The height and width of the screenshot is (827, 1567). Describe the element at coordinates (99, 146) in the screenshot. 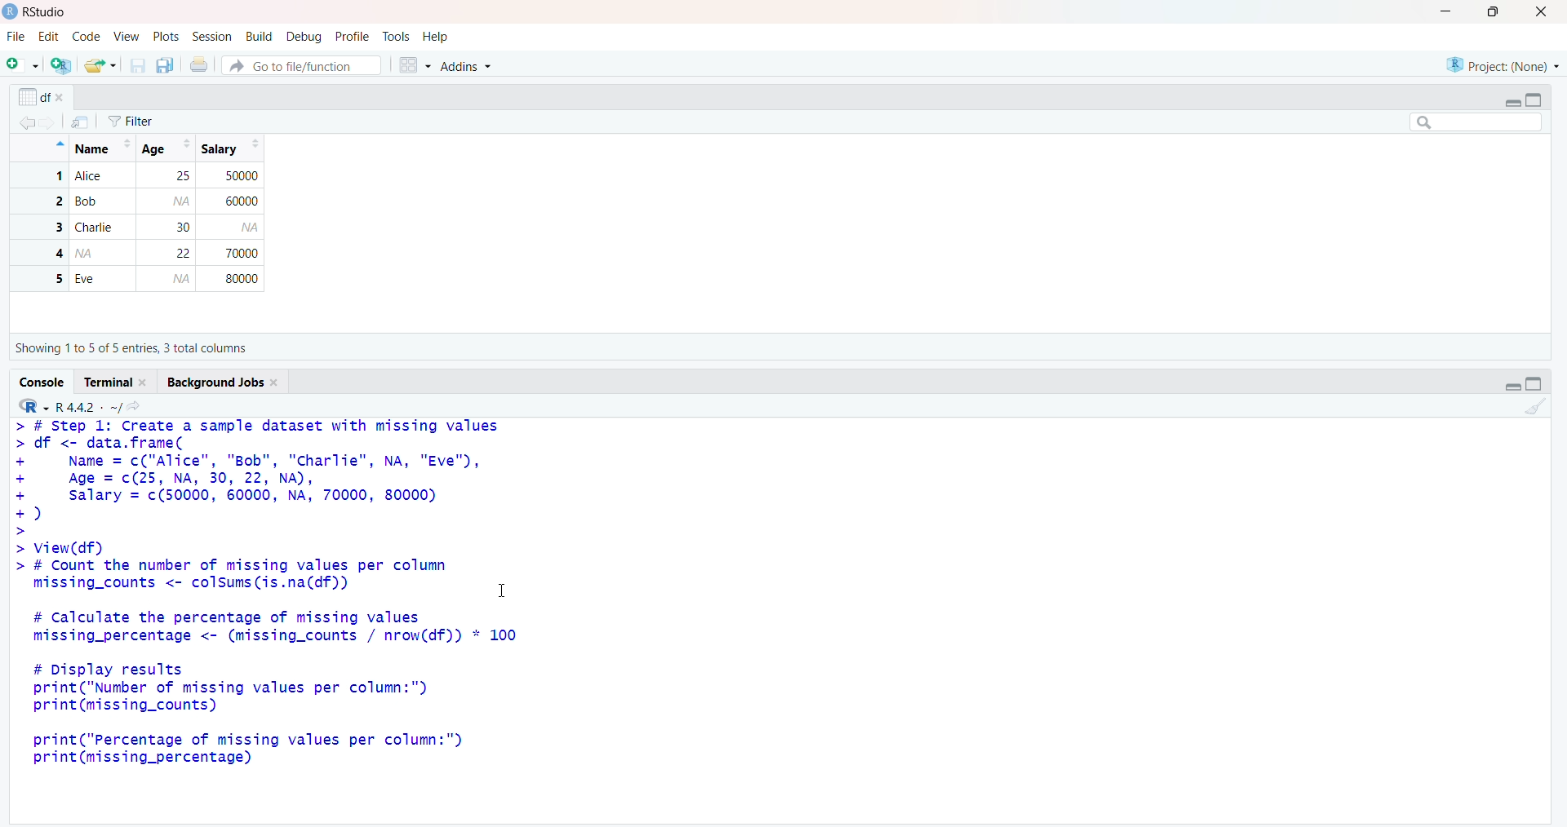

I see `Name` at that location.